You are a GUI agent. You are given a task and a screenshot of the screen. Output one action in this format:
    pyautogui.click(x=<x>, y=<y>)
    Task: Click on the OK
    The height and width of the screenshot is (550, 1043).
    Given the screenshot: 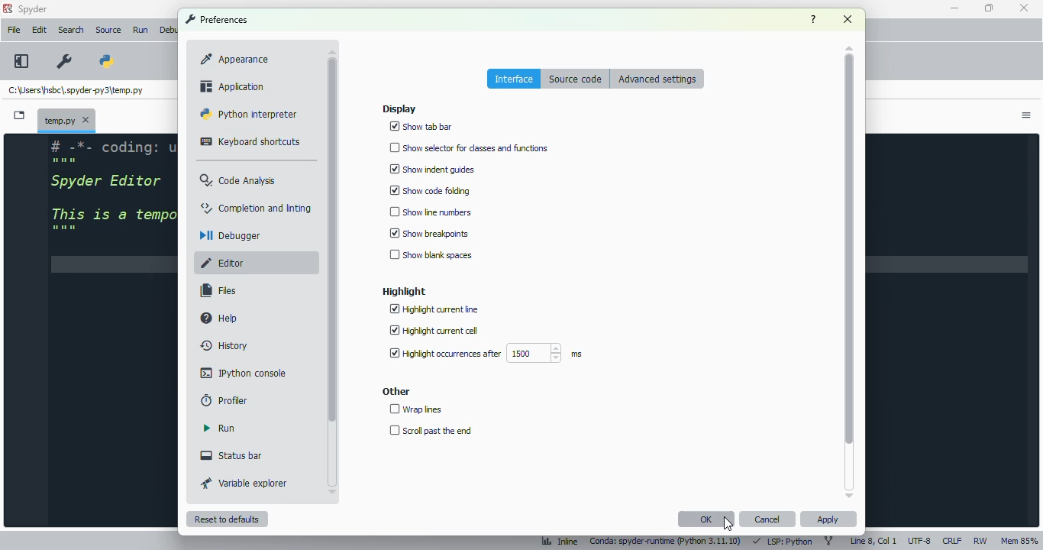 What is the action you would take?
    pyautogui.click(x=706, y=519)
    